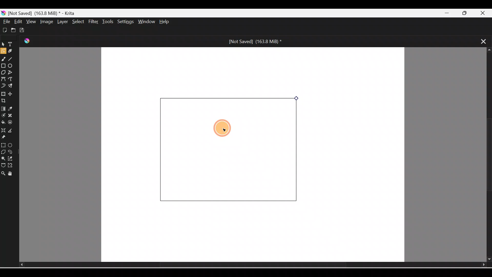 The width and height of the screenshot is (492, 277). Describe the element at coordinates (11, 45) in the screenshot. I see `Text tool` at that location.